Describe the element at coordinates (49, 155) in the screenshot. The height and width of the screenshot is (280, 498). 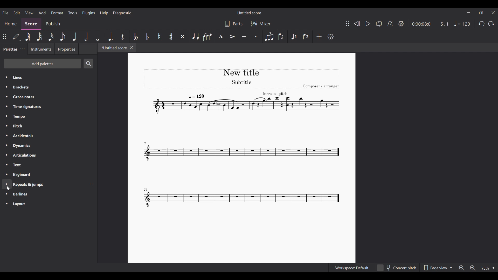
I see `Articulations` at that location.